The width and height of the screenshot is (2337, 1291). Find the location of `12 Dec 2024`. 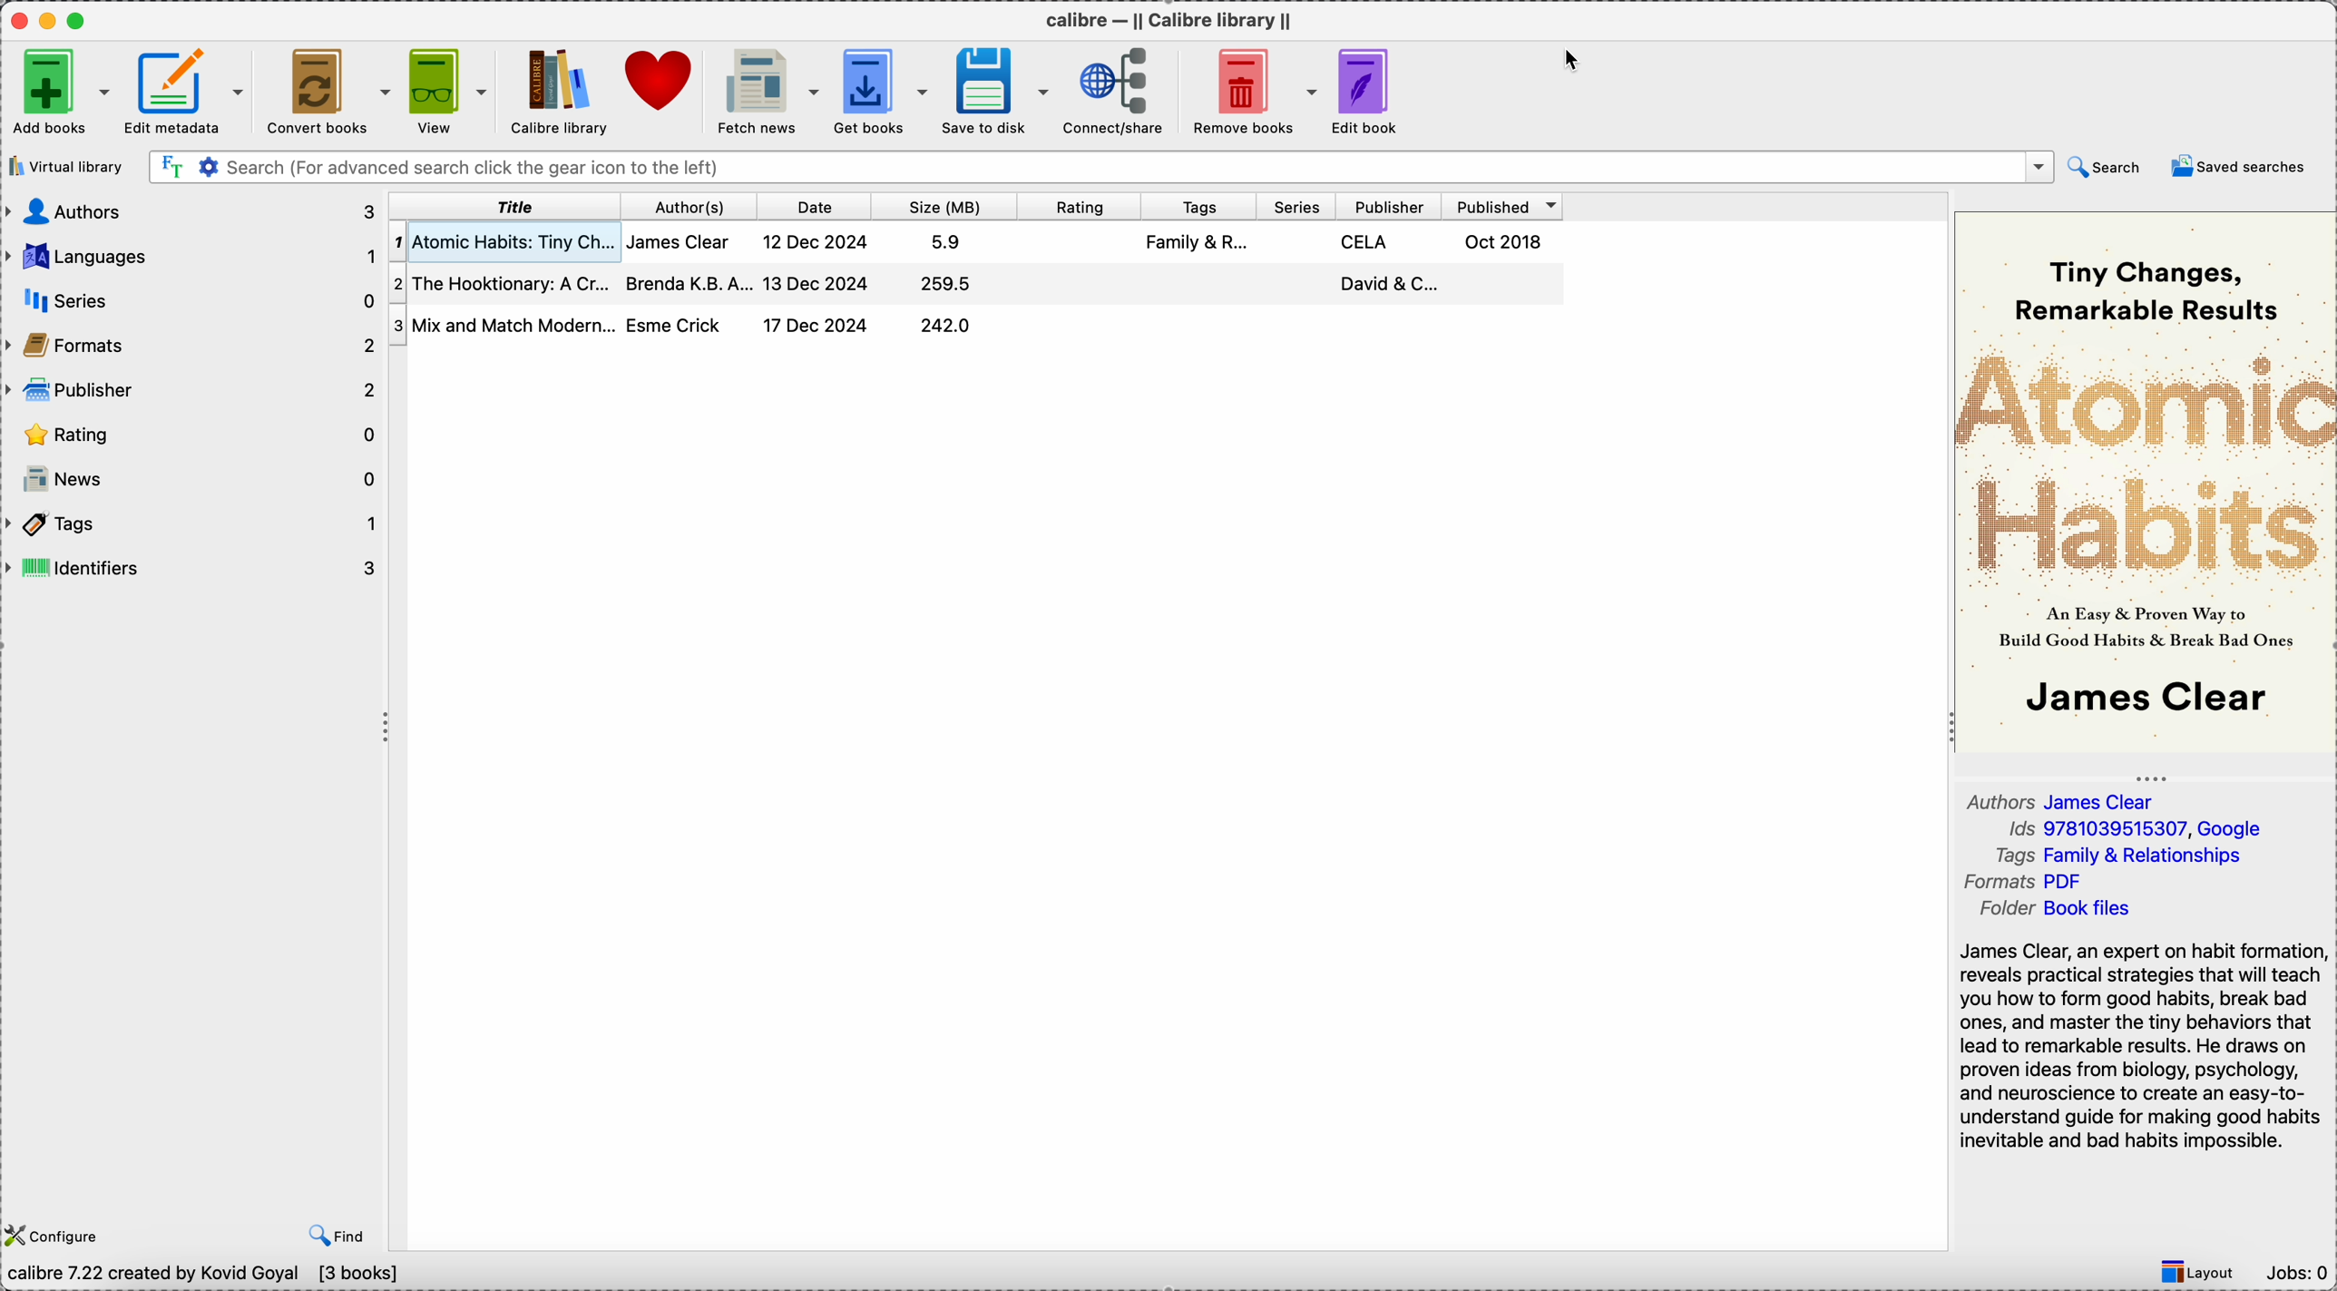

12 Dec 2024 is located at coordinates (817, 241).